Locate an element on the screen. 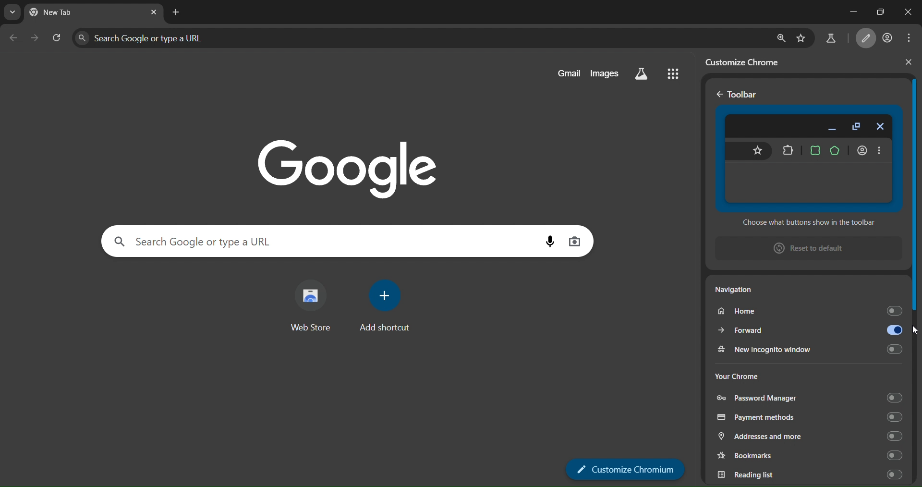 The width and height of the screenshot is (922, 487). add shortcut is located at coordinates (389, 309).